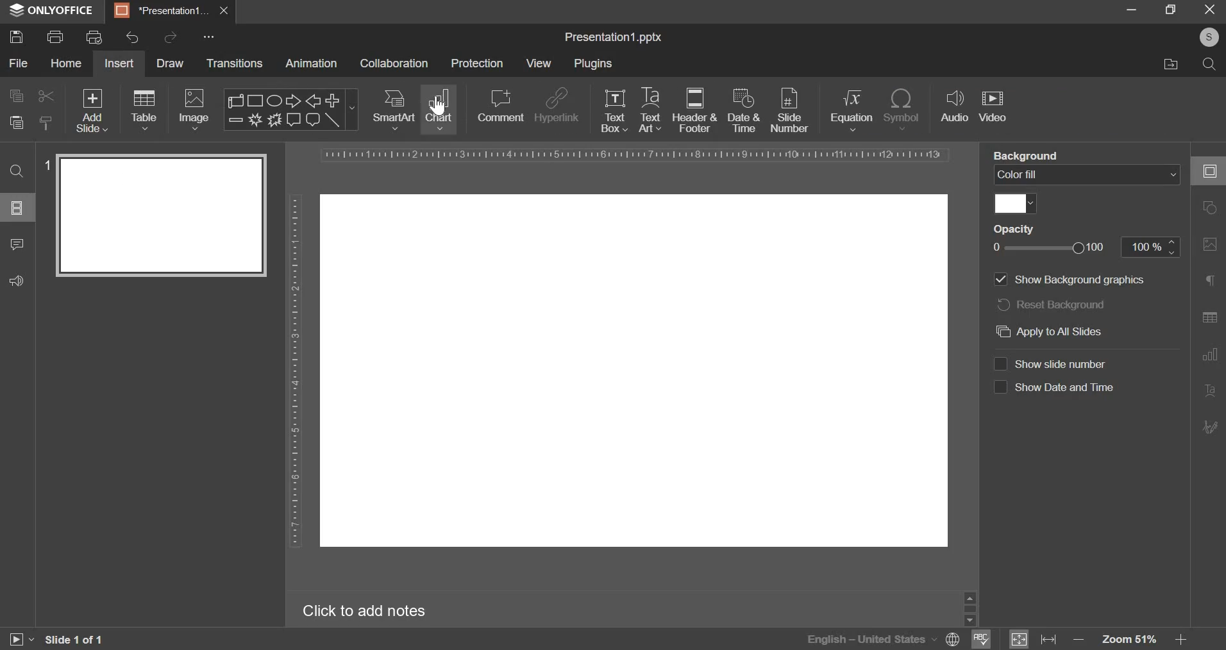  Describe the element at coordinates (637, 154) in the screenshot. I see `horizontal scale` at that location.